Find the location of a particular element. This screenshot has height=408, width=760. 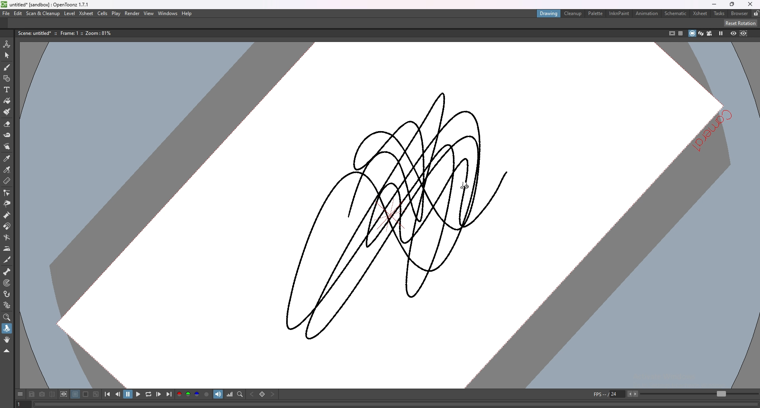

level is located at coordinates (70, 13).